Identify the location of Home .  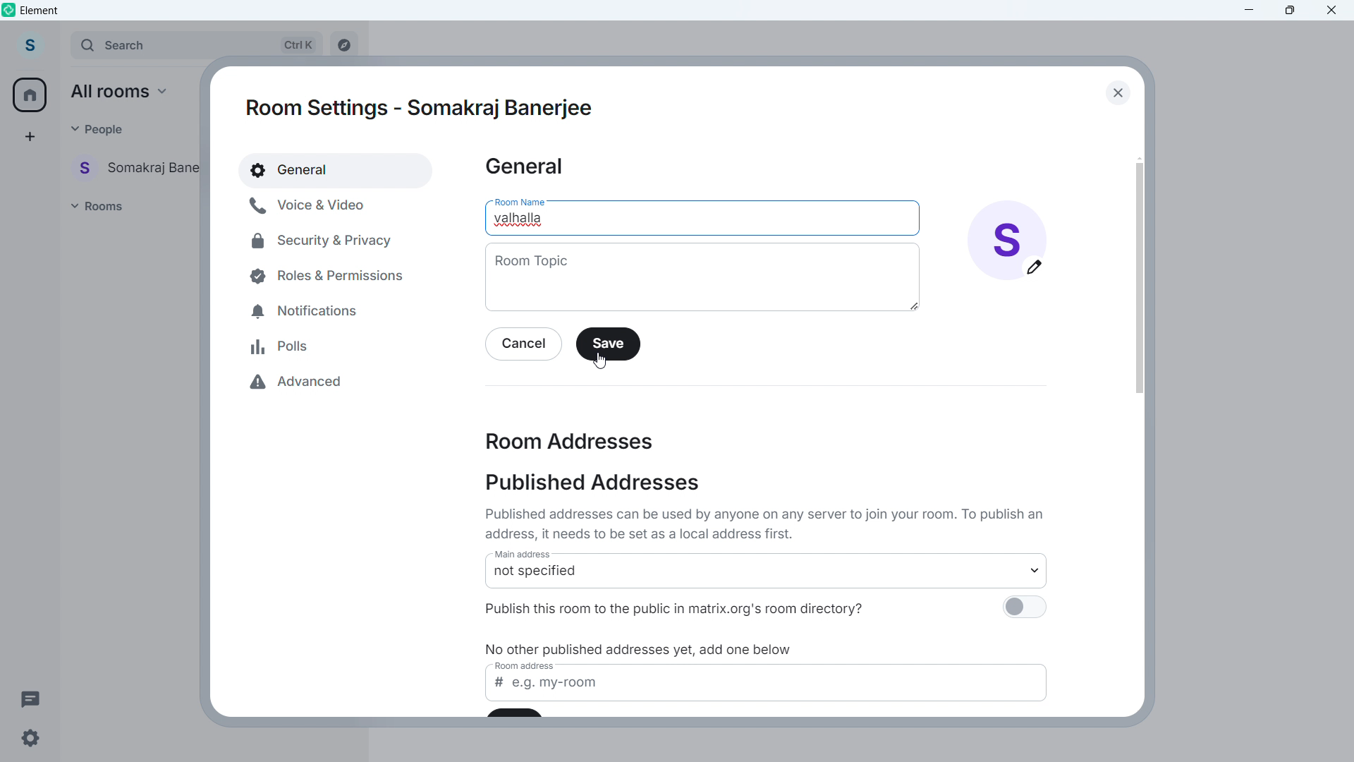
(30, 95).